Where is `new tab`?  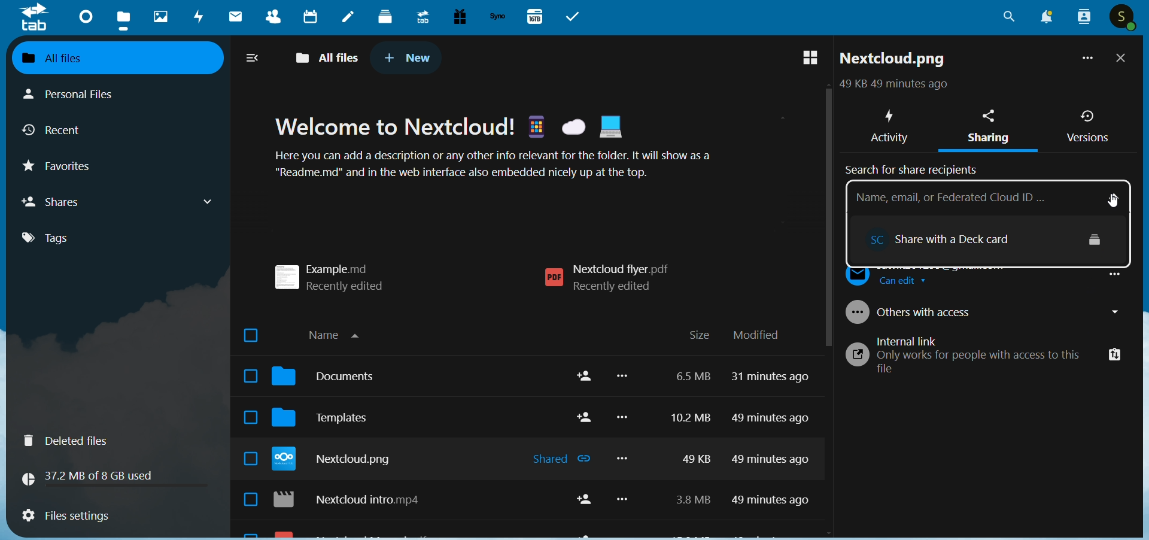 new tab is located at coordinates (408, 57).